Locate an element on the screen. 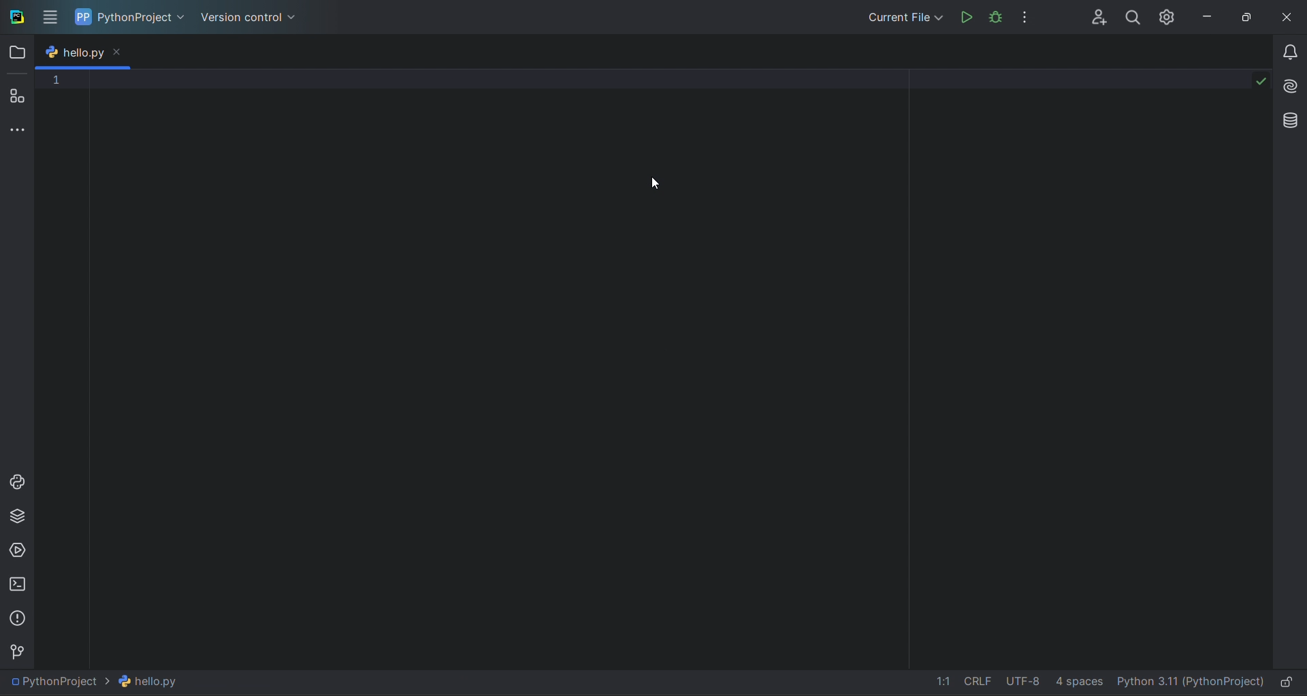 This screenshot has height=696, width=1307. folder window is located at coordinates (16, 50).